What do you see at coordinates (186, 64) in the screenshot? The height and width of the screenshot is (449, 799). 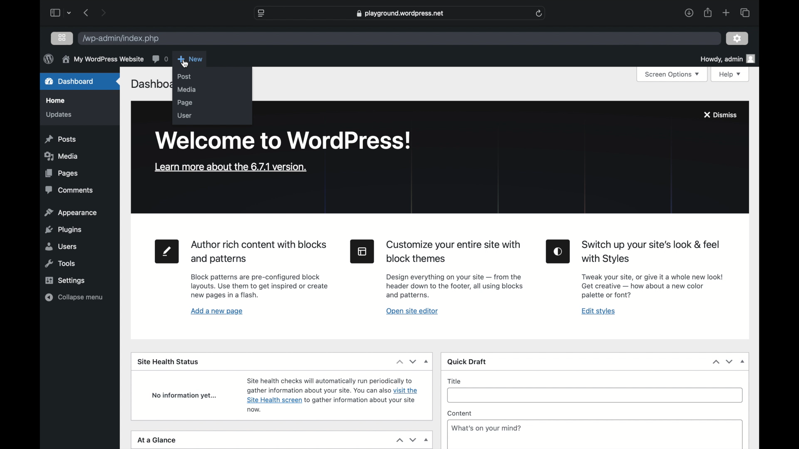 I see `cursor` at bounding box center [186, 64].